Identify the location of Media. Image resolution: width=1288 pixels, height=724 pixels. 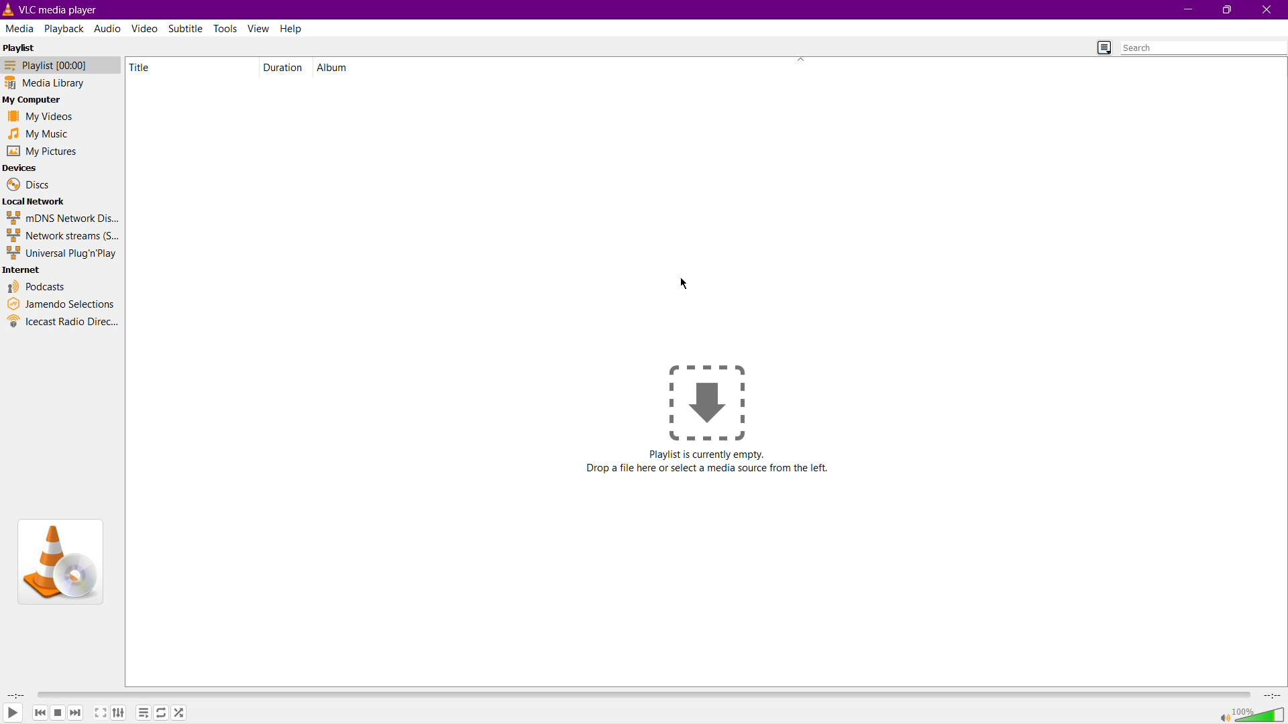
(20, 27).